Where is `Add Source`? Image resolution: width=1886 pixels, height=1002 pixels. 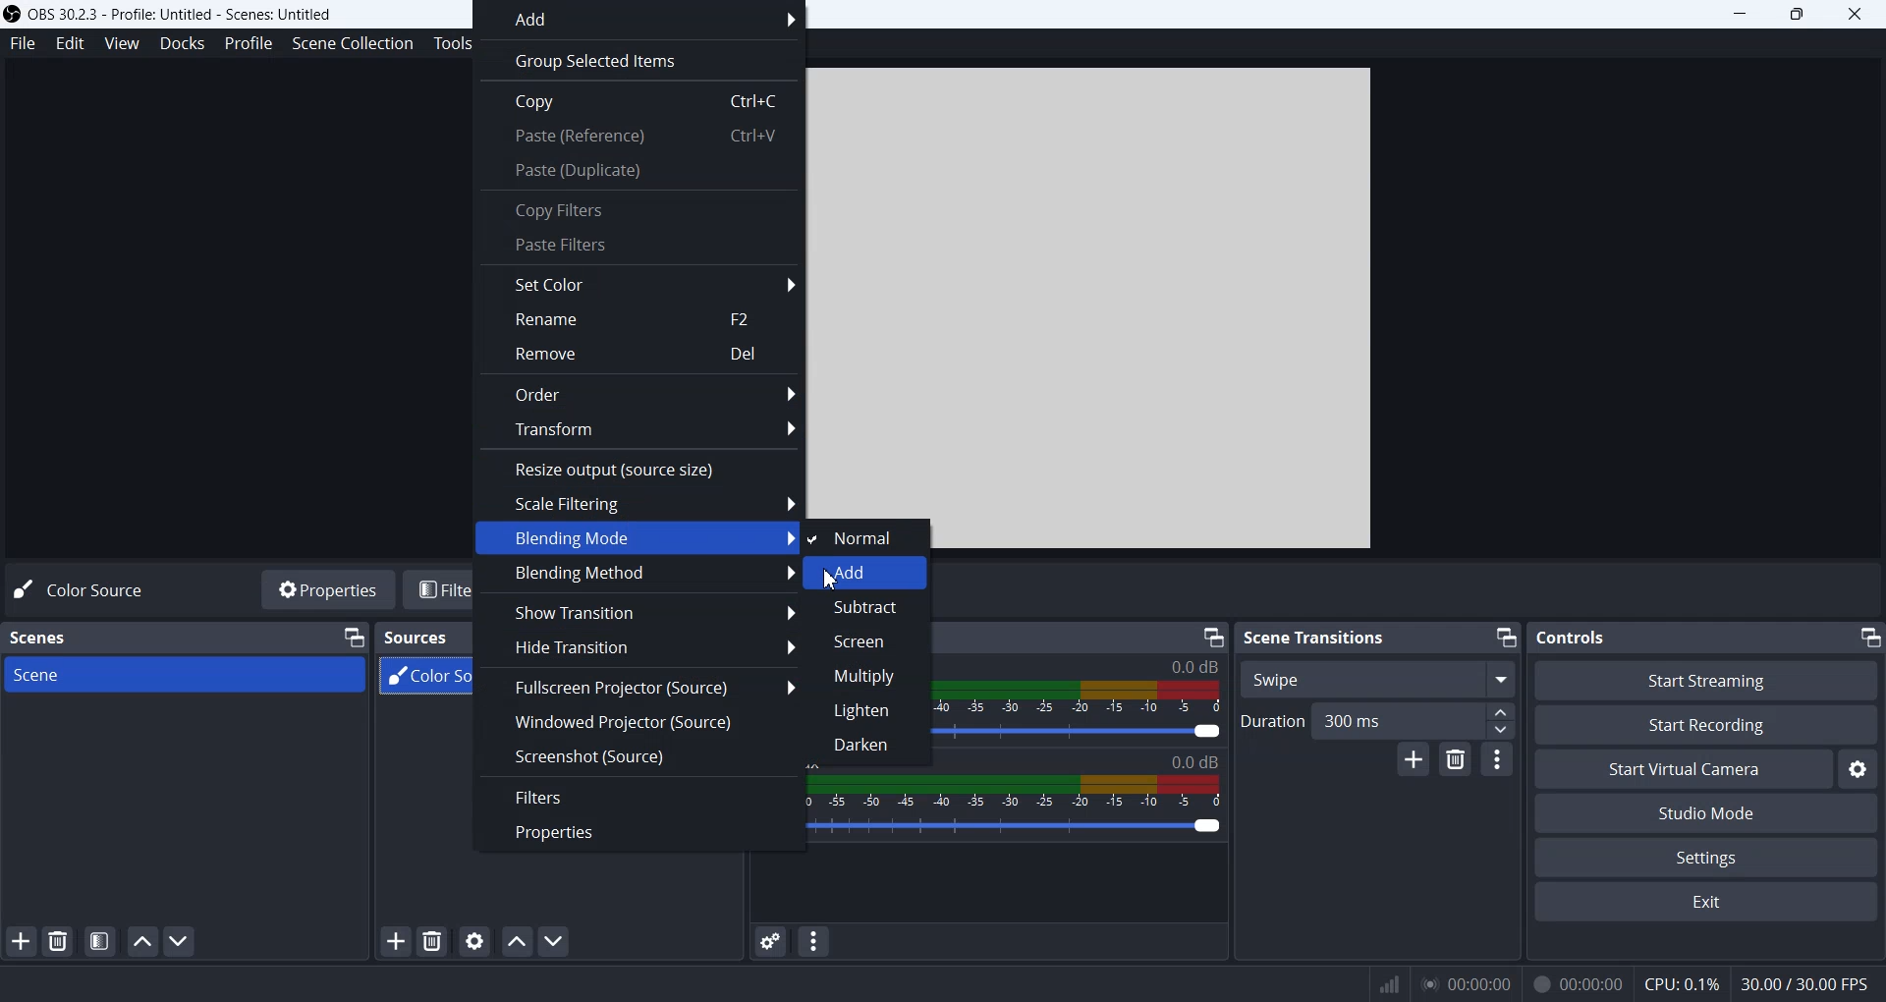 Add Source is located at coordinates (396, 943).